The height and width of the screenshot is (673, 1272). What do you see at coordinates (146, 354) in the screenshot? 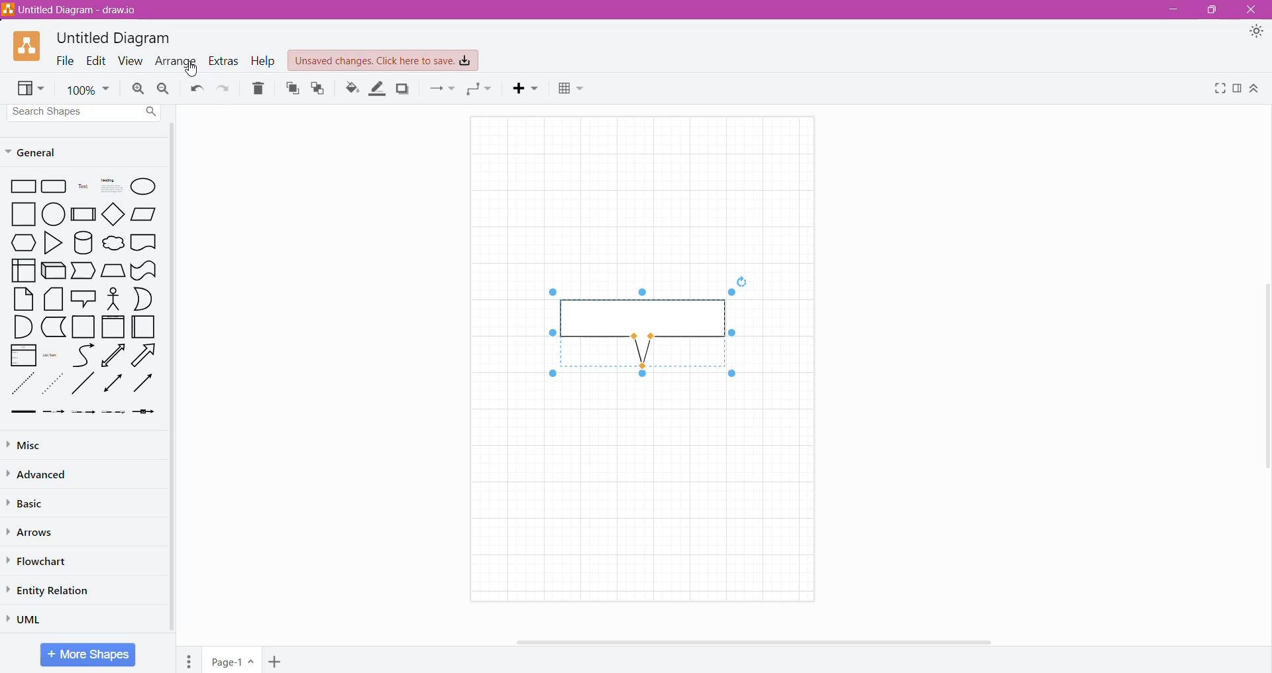
I see `Right Diagonal Arrow` at bounding box center [146, 354].